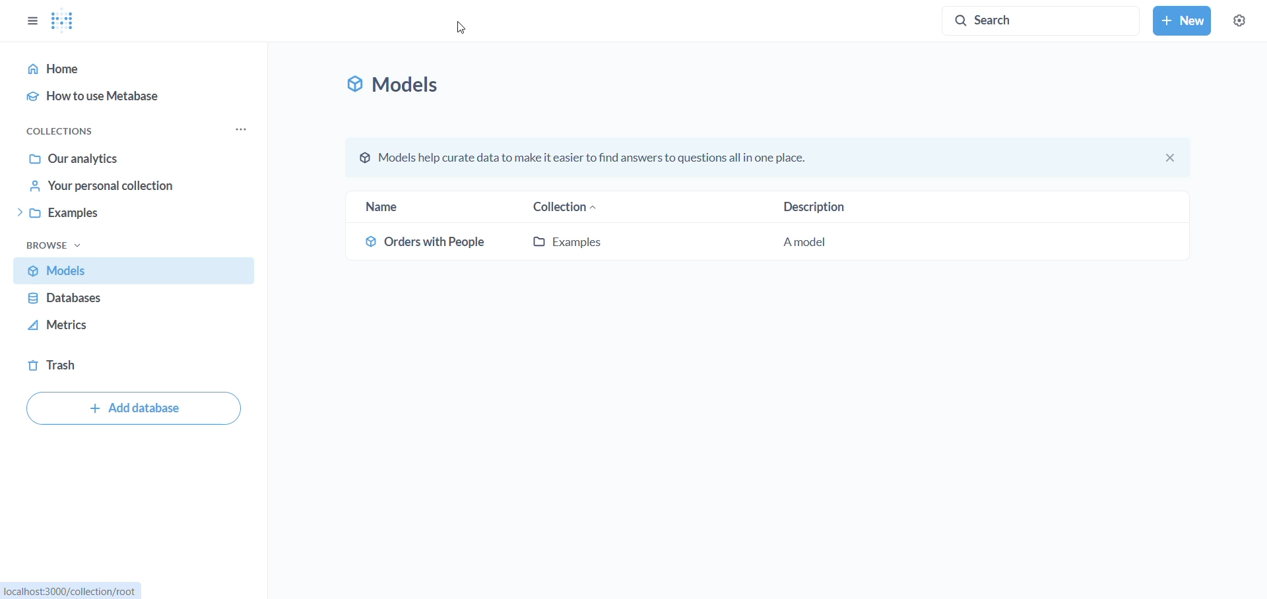 The height and width of the screenshot is (599, 1267). I want to click on collections options, so click(242, 131).